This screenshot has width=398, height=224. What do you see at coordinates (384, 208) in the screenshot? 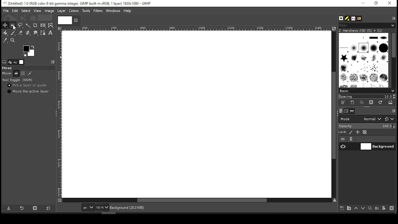
I see `mask  layer` at bounding box center [384, 208].